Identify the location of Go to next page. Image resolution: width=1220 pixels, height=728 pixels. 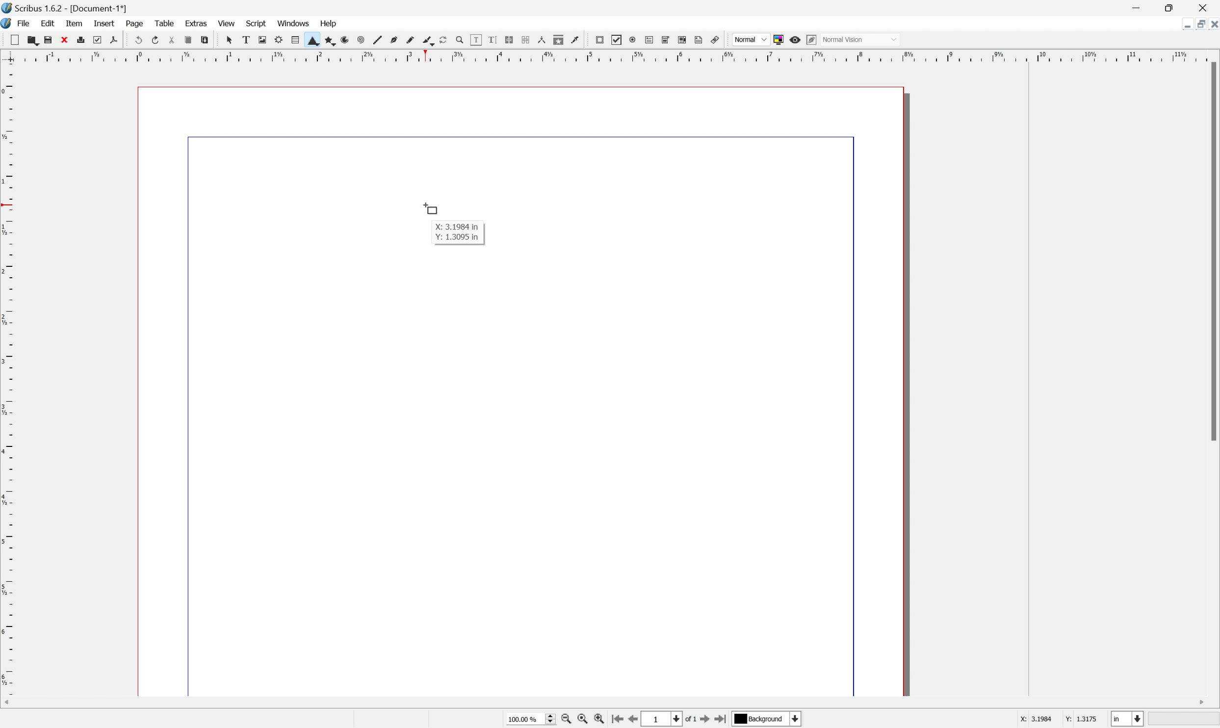
(705, 720).